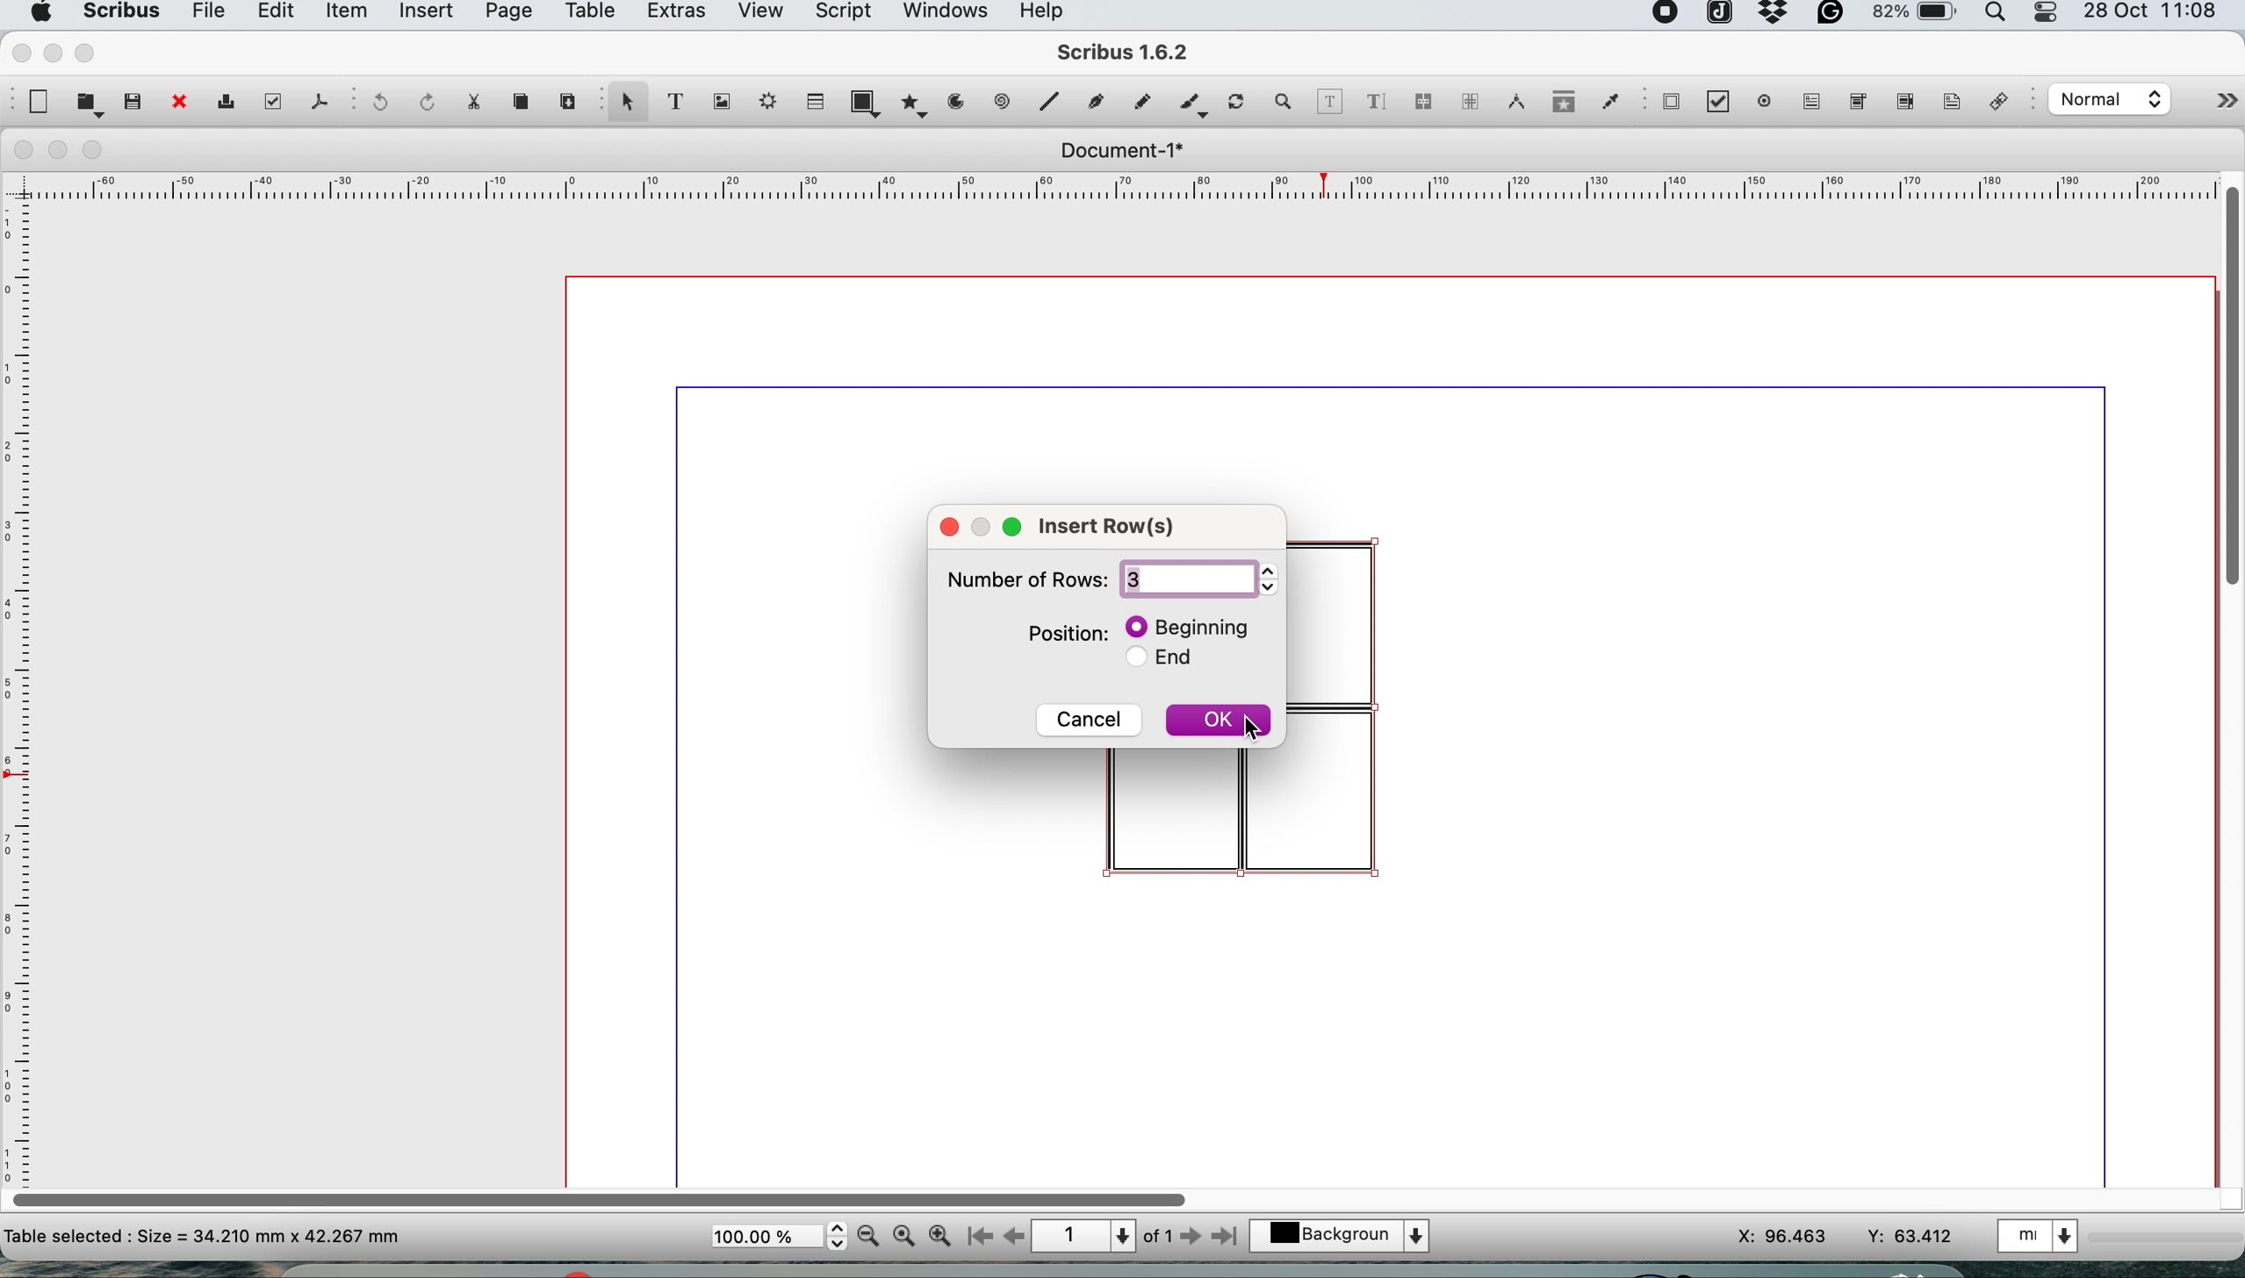 This screenshot has height=1278, width=2245. I want to click on text, so click(204, 1235).